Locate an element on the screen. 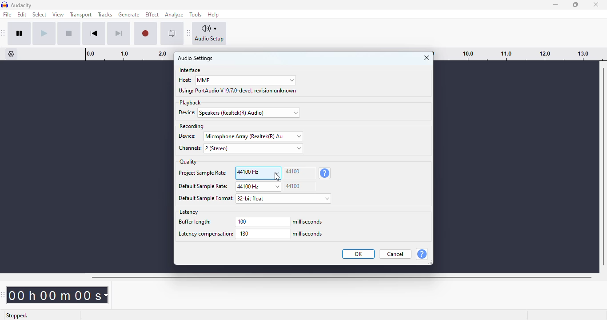 This screenshot has height=320, width=607. horizontal scroll bar is located at coordinates (341, 277).